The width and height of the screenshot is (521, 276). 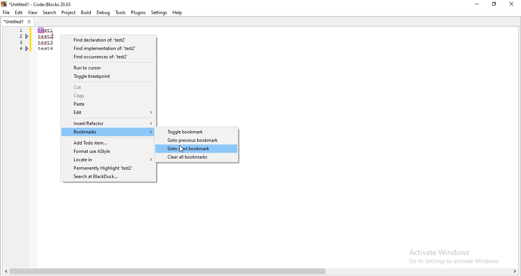 What do you see at coordinates (139, 13) in the screenshot?
I see `Plugins ` at bounding box center [139, 13].